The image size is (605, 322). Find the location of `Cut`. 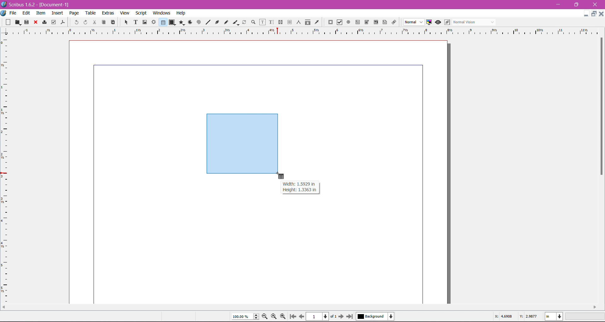

Cut is located at coordinates (93, 22).